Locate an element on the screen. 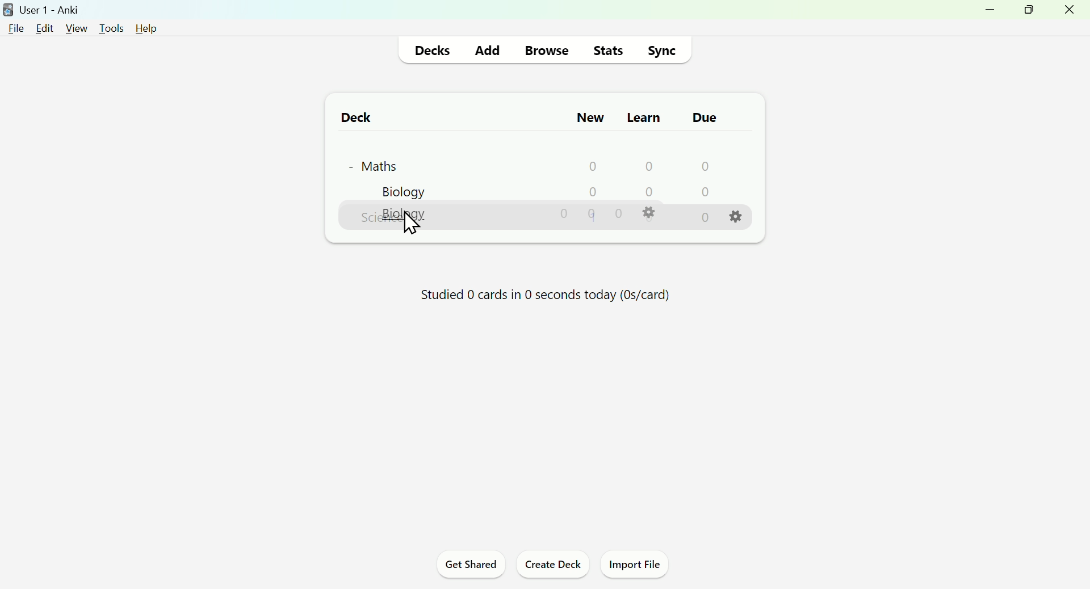 The height and width of the screenshot is (589, 1090). Stats is located at coordinates (606, 49).